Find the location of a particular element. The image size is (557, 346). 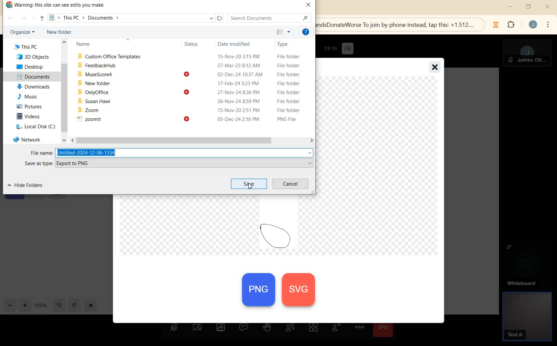

~ zoomit 9 05-Dec-24 2:16 PM PNG File is located at coordinates (92, 120).